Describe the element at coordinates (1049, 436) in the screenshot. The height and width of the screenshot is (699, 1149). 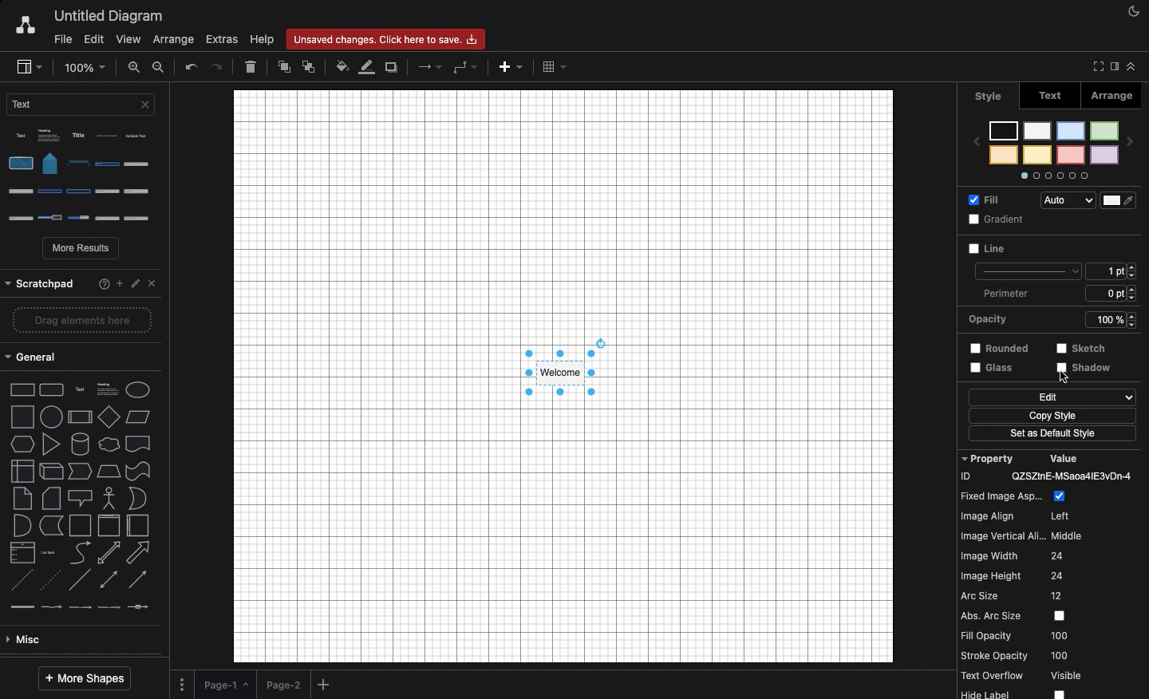
I see `` at that location.